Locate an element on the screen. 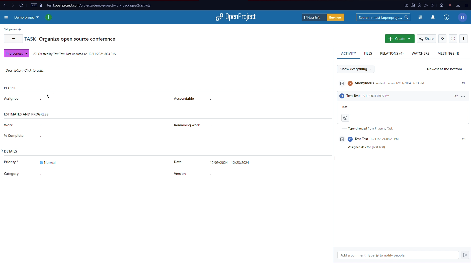 The height and width of the screenshot is (263, 471). Test is located at coordinates (345, 107).